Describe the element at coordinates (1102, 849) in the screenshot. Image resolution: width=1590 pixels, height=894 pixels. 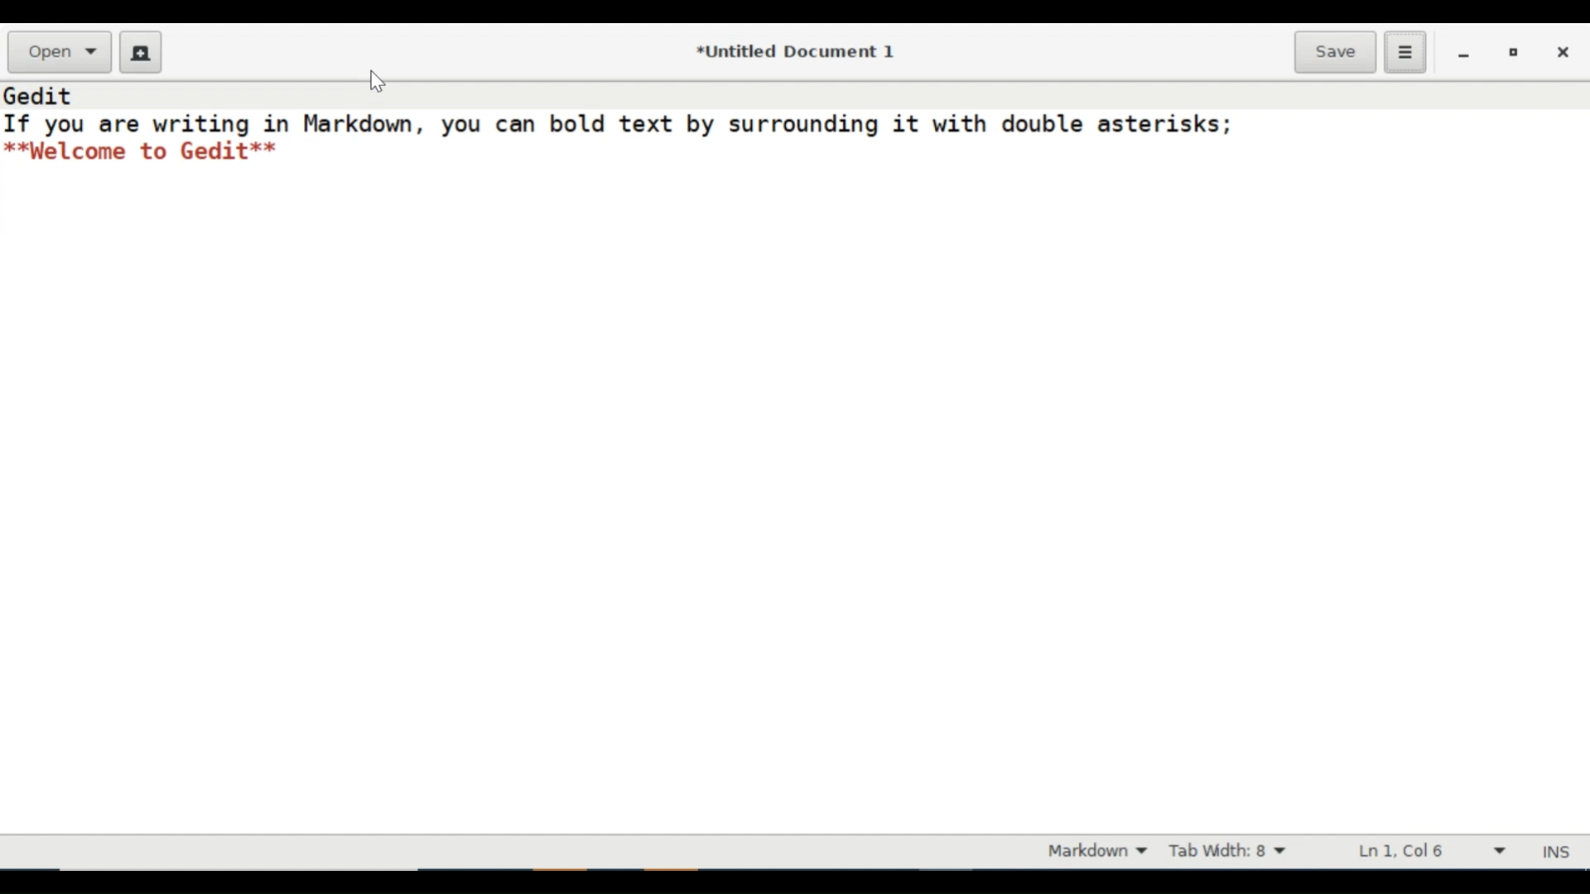
I see `Highlight mode dropdown menu` at that location.